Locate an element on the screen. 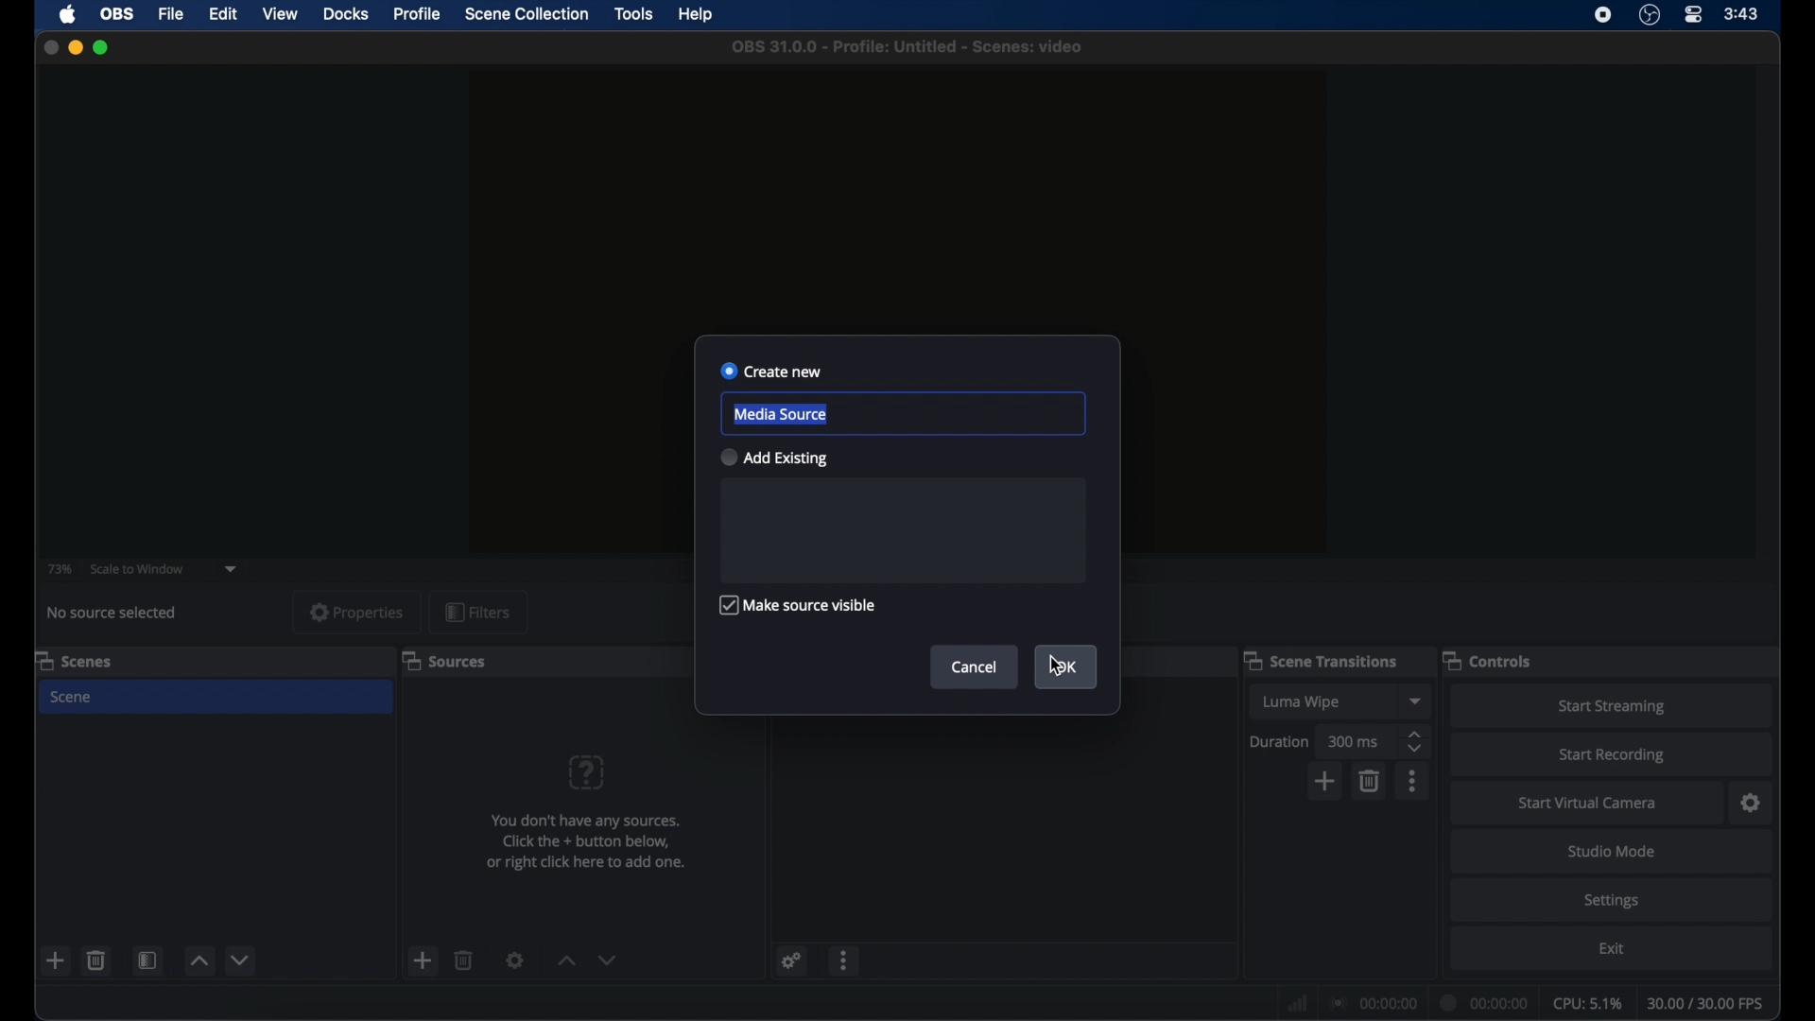 This screenshot has height=1021, width=1815. sources is located at coordinates (443, 662).